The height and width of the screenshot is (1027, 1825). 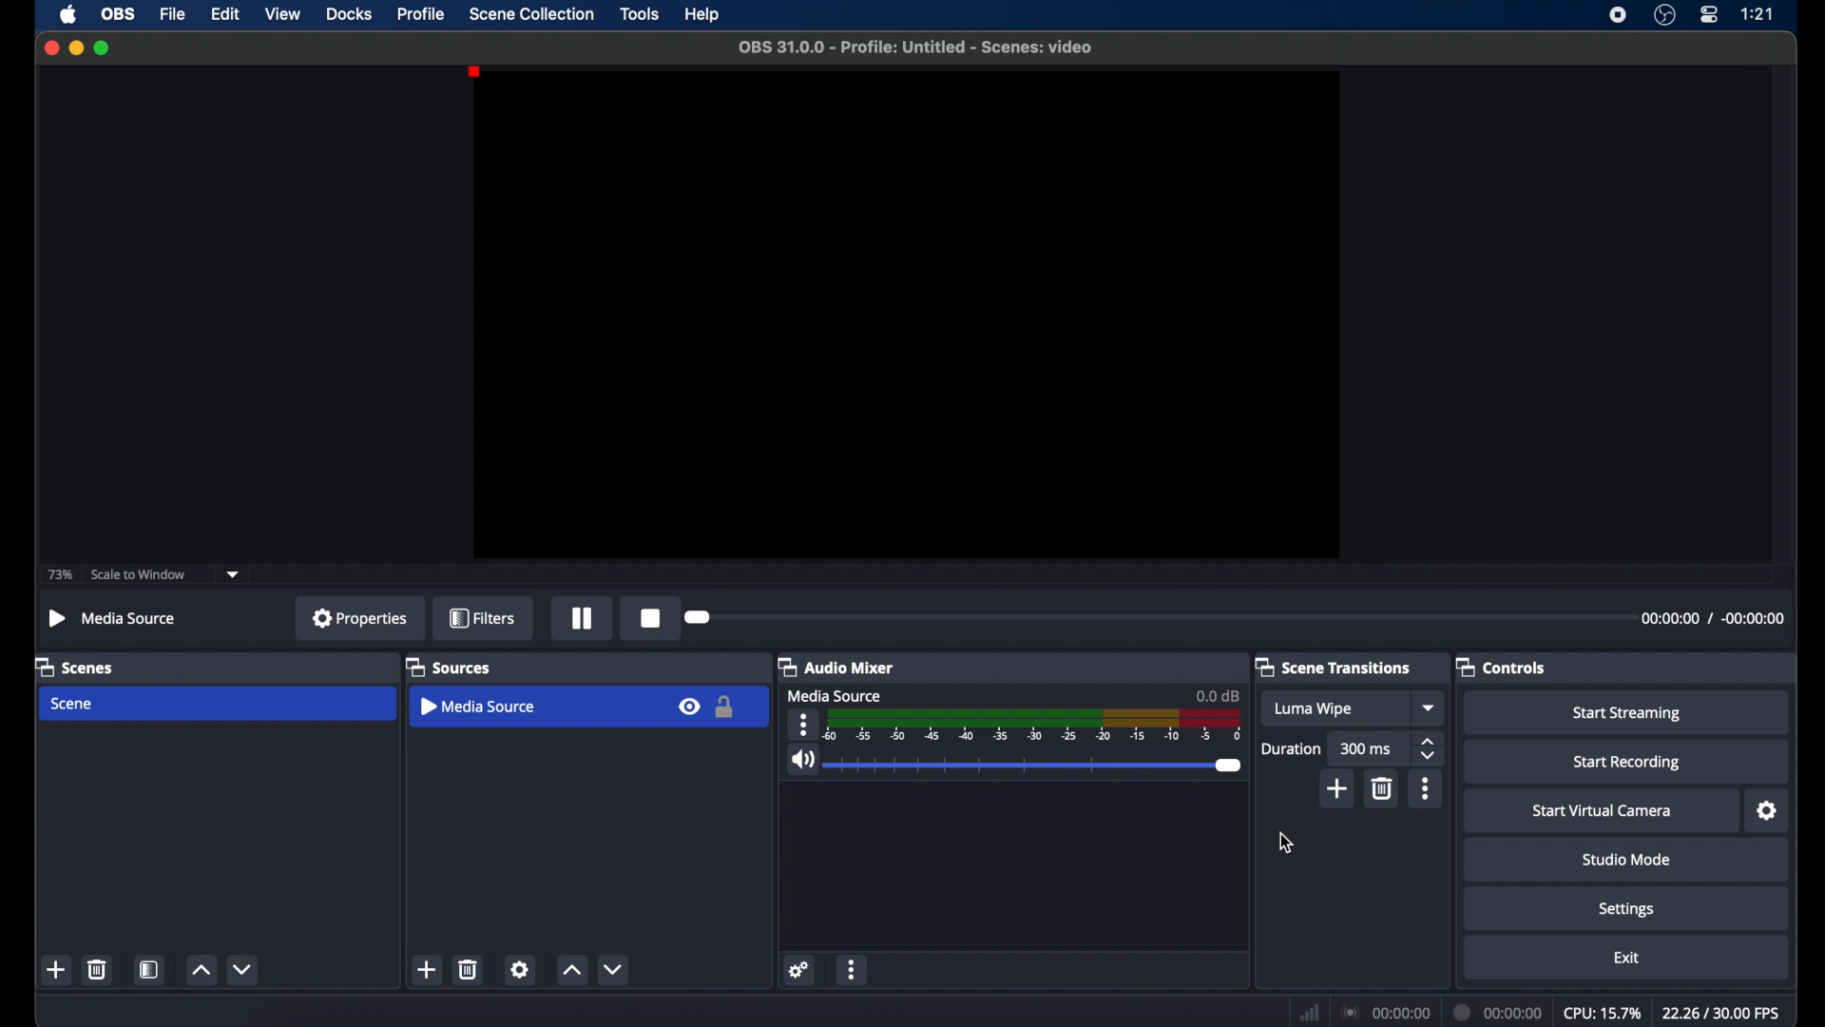 I want to click on sources, so click(x=449, y=668).